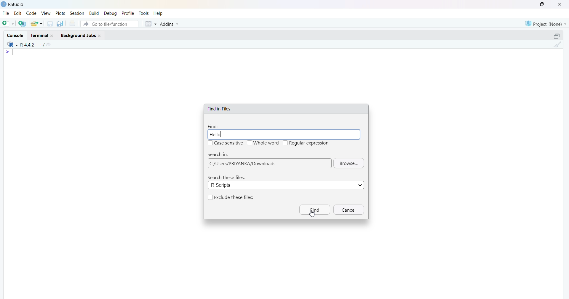 This screenshot has height=299, width=569. What do you see at coordinates (286, 185) in the screenshot?
I see `R Scripts` at bounding box center [286, 185].